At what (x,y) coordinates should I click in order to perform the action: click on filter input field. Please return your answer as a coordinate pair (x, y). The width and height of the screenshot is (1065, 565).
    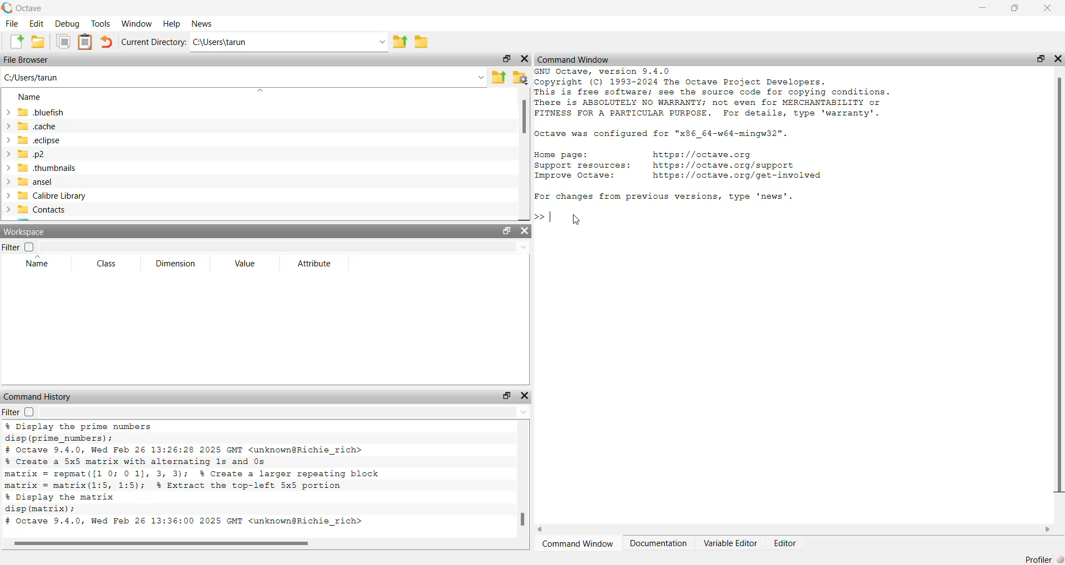
    Looking at the image, I should click on (288, 248).